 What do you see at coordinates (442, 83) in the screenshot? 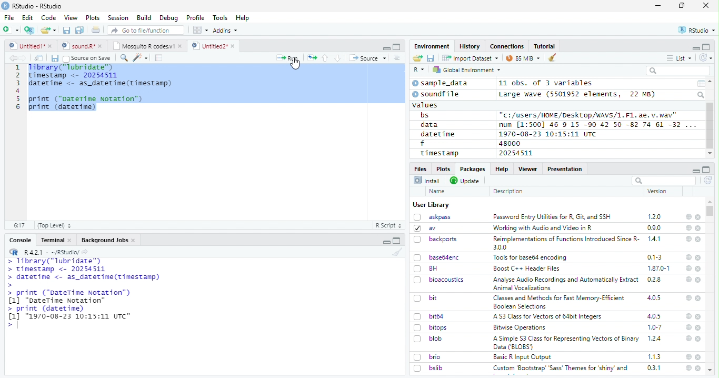
I see `sample_data` at bounding box center [442, 83].